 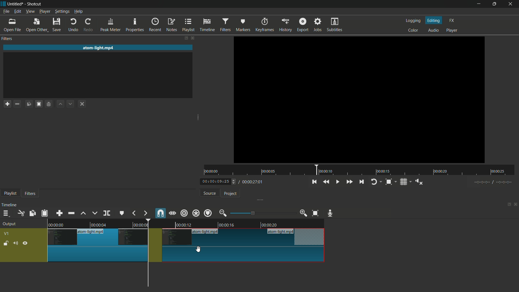 I want to click on cut, so click(x=21, y=213).